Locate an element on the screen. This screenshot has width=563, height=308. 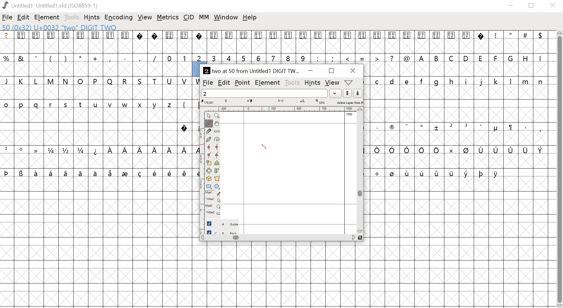
edit is located at coordinates (24, 18).